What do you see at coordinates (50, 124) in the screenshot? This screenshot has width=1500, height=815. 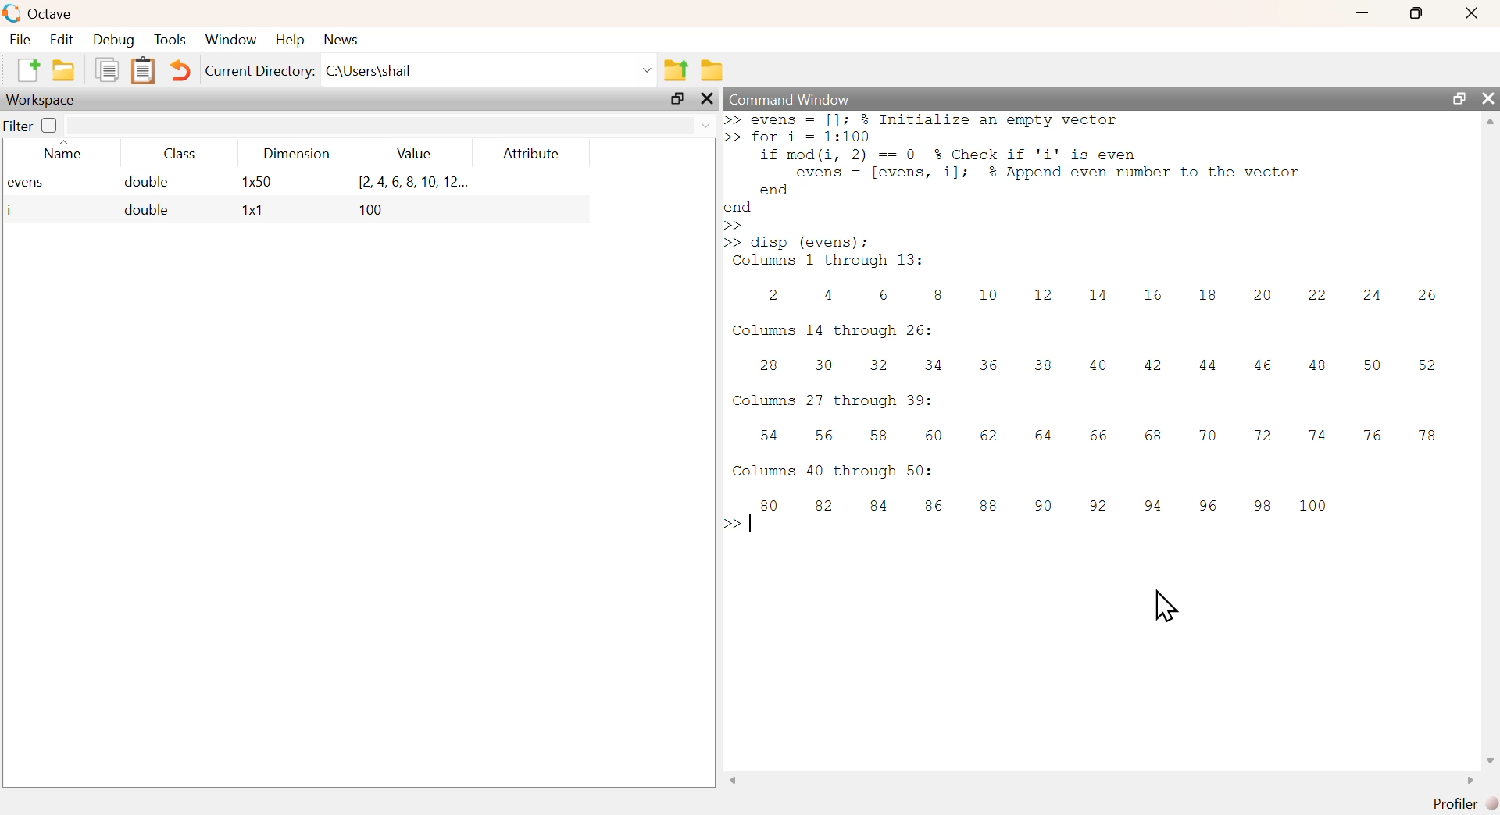 I see `off` at bounding box center [50, 124].